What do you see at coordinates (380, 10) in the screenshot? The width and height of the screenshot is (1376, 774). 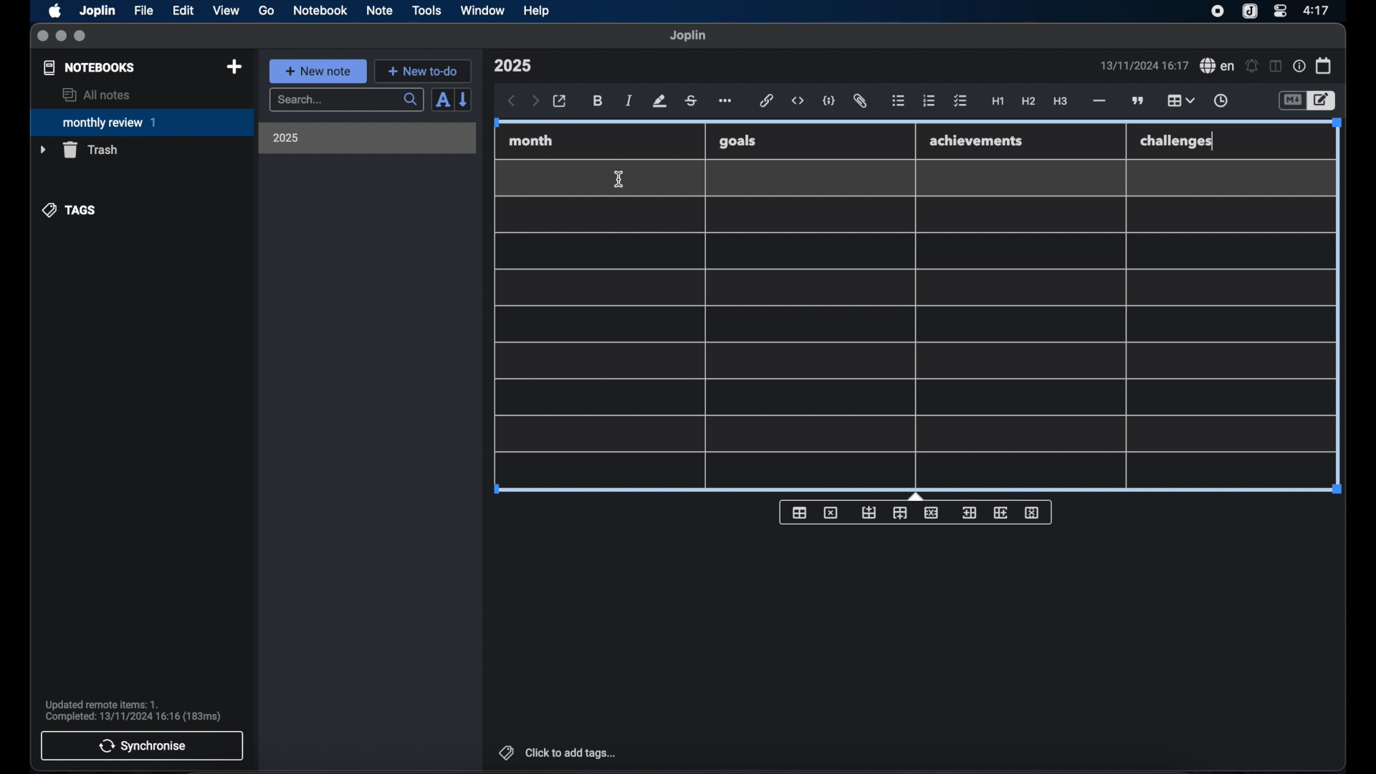 I see `note` at bounding box center [380, 10].